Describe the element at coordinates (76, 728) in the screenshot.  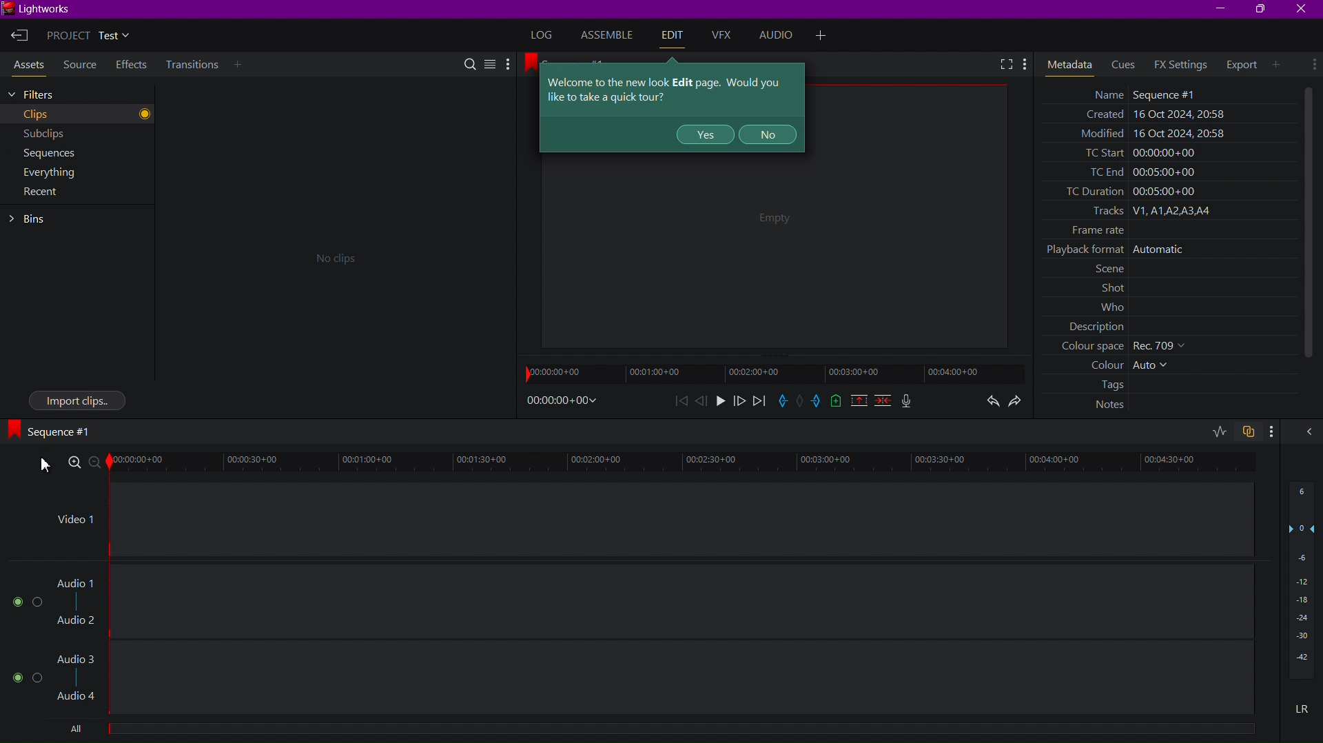
I see `All` at that location.